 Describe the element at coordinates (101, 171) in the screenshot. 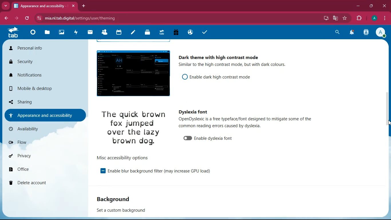

I see `enable` at that location.